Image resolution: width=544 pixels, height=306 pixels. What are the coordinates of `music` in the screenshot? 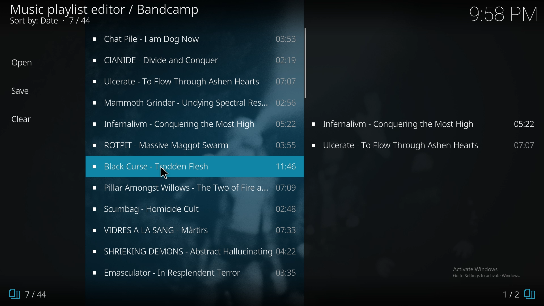 It's located at (195, 188).